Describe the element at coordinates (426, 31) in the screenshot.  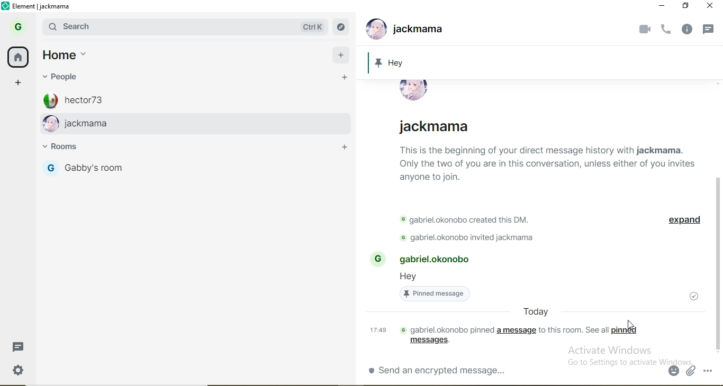
I see `` at that location.